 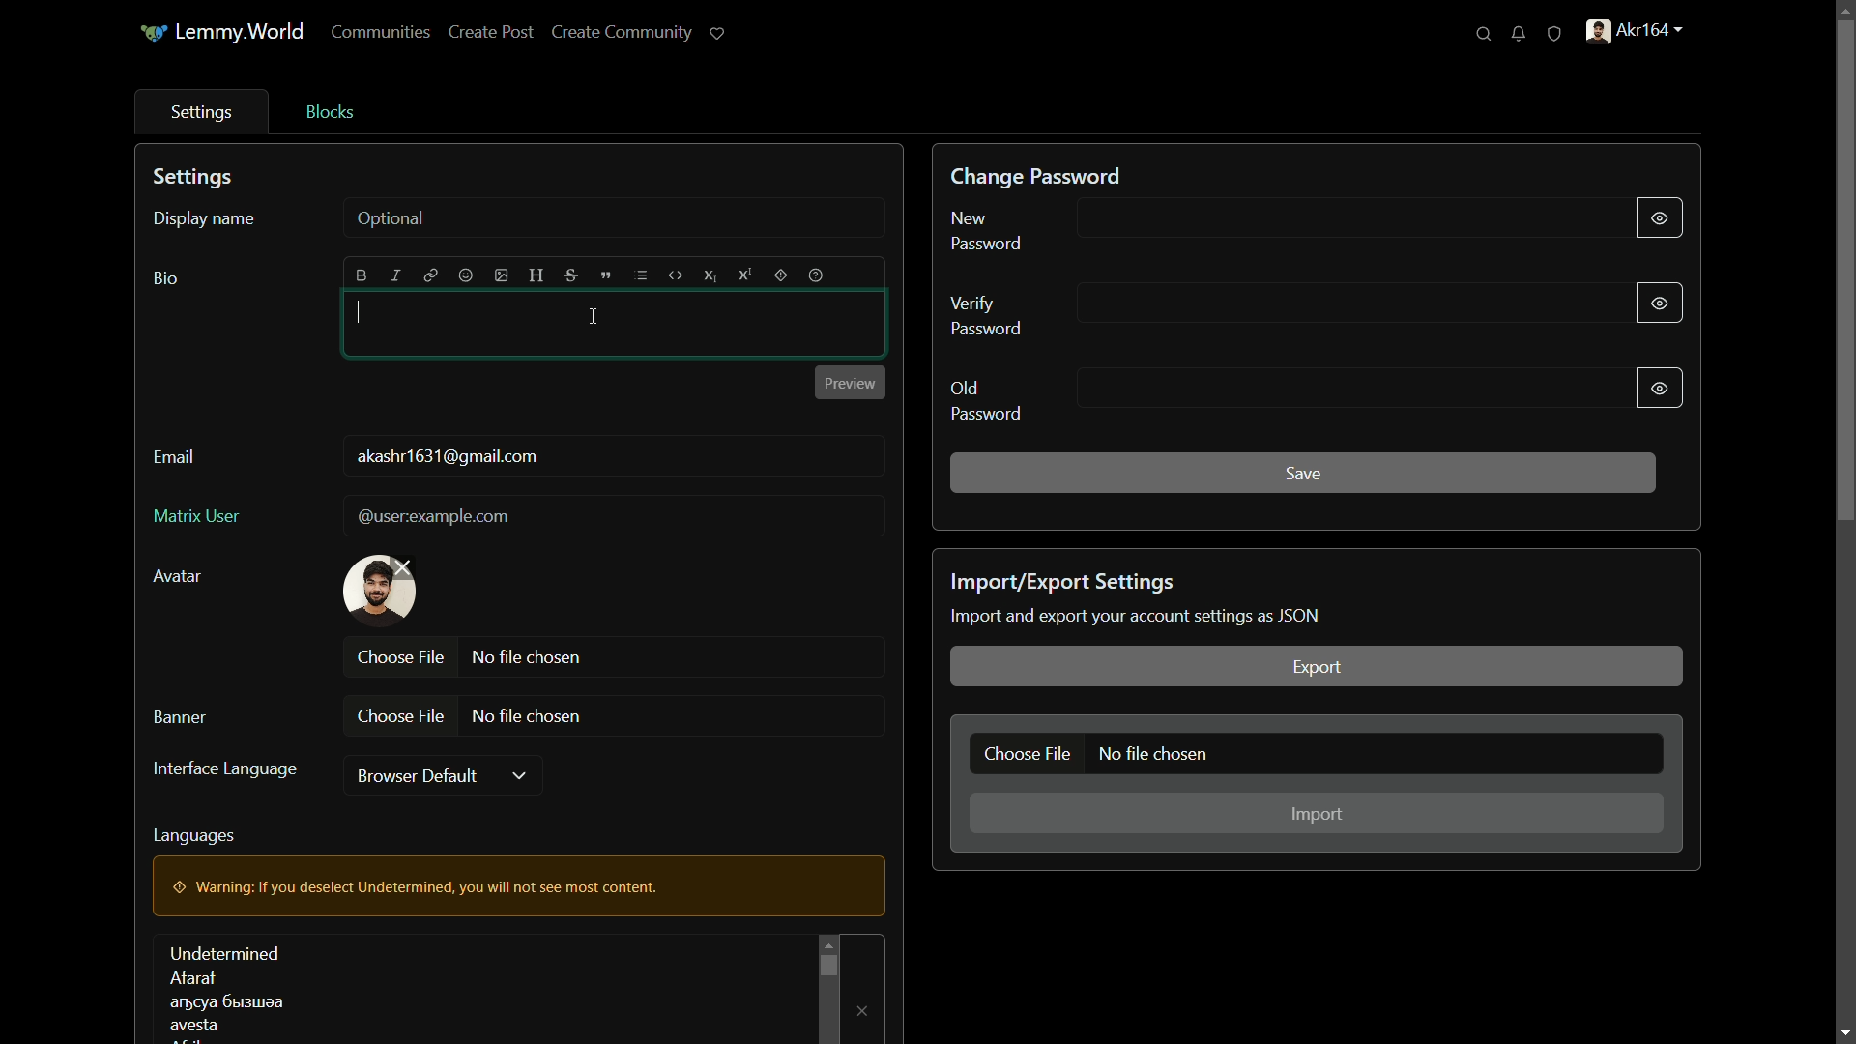 What do you see at coordinates (432, 275) in the screenshot?
I see `link` at bounding box center [432, 275].